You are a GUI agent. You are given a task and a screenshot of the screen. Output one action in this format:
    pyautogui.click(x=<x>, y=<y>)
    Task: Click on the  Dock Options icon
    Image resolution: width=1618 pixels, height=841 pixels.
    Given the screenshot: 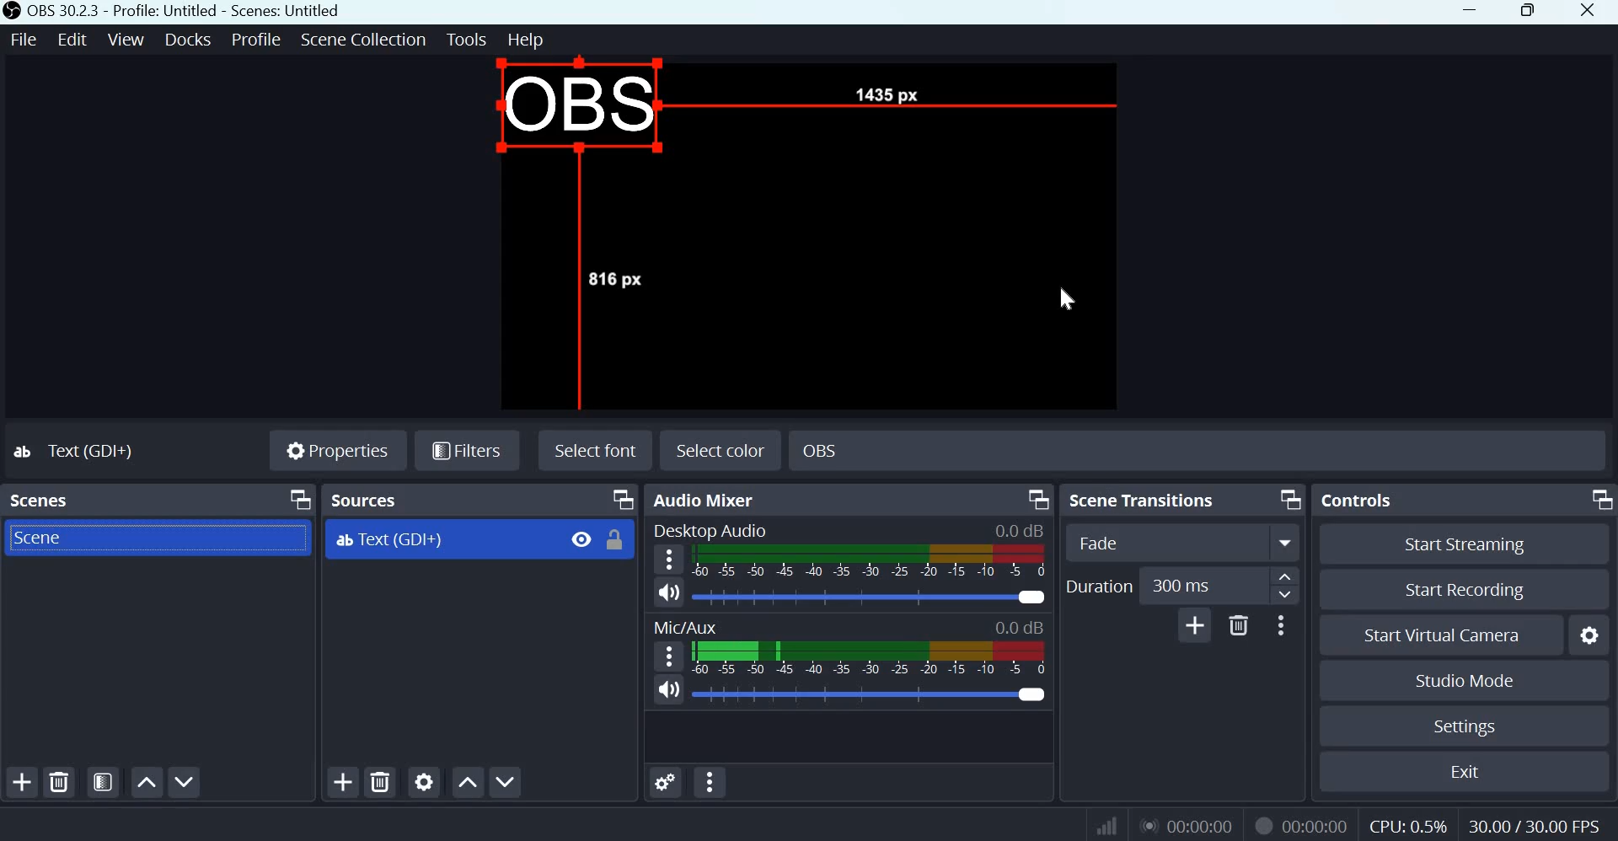 What is the action you would take?
    pyautogui.click(x=1289, y=498)
    